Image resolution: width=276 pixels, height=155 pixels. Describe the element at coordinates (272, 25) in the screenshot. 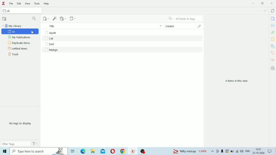

I see `Abstract` at that location.